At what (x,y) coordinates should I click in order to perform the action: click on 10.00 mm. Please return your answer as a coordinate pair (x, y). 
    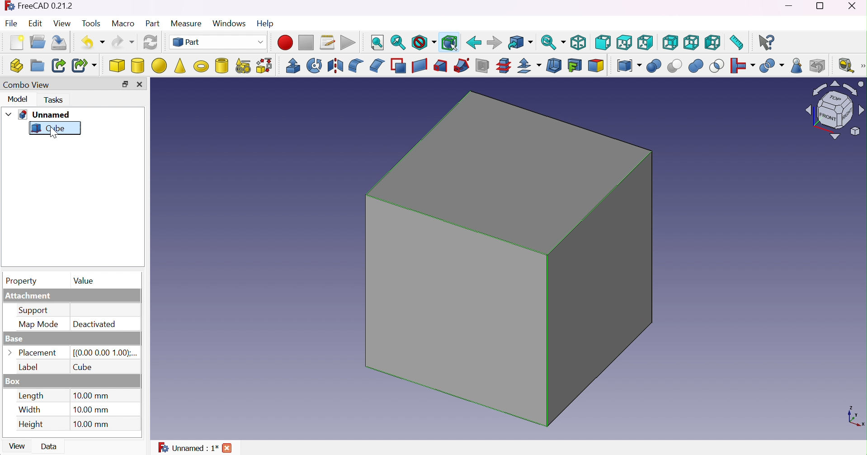
    Looking at the image, I should click on (92, 395).